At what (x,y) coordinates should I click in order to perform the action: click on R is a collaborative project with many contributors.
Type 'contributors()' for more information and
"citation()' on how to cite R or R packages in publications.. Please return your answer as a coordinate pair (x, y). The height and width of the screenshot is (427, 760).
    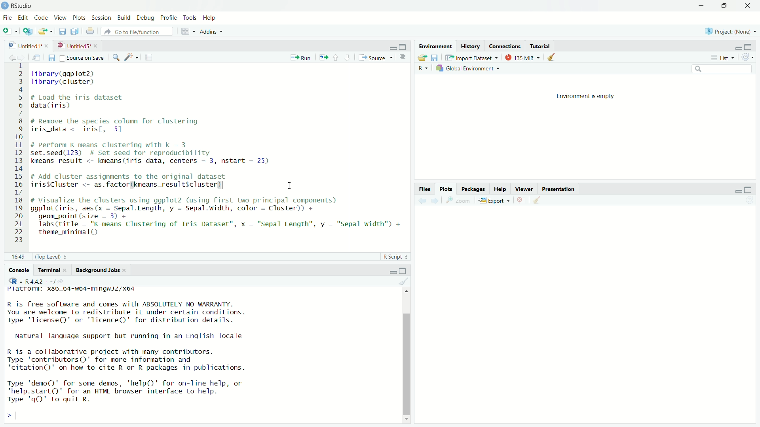
    Looking at the image, I should click on (140, 360).